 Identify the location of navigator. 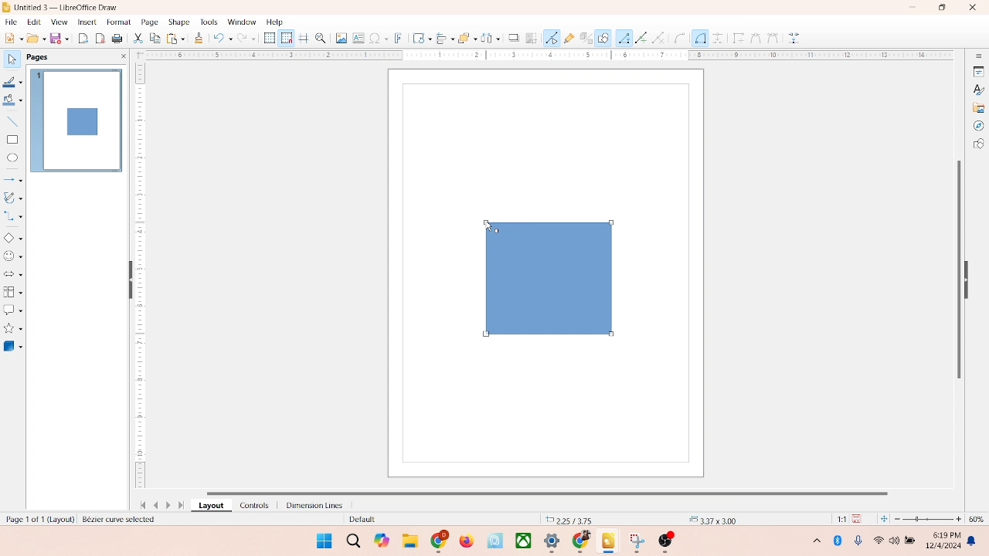
(978, 126).